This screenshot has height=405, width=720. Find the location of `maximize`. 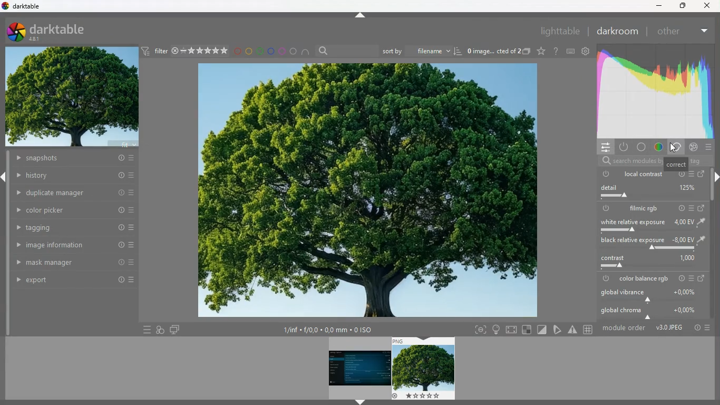

maximize is located at coordinates (682, 6).